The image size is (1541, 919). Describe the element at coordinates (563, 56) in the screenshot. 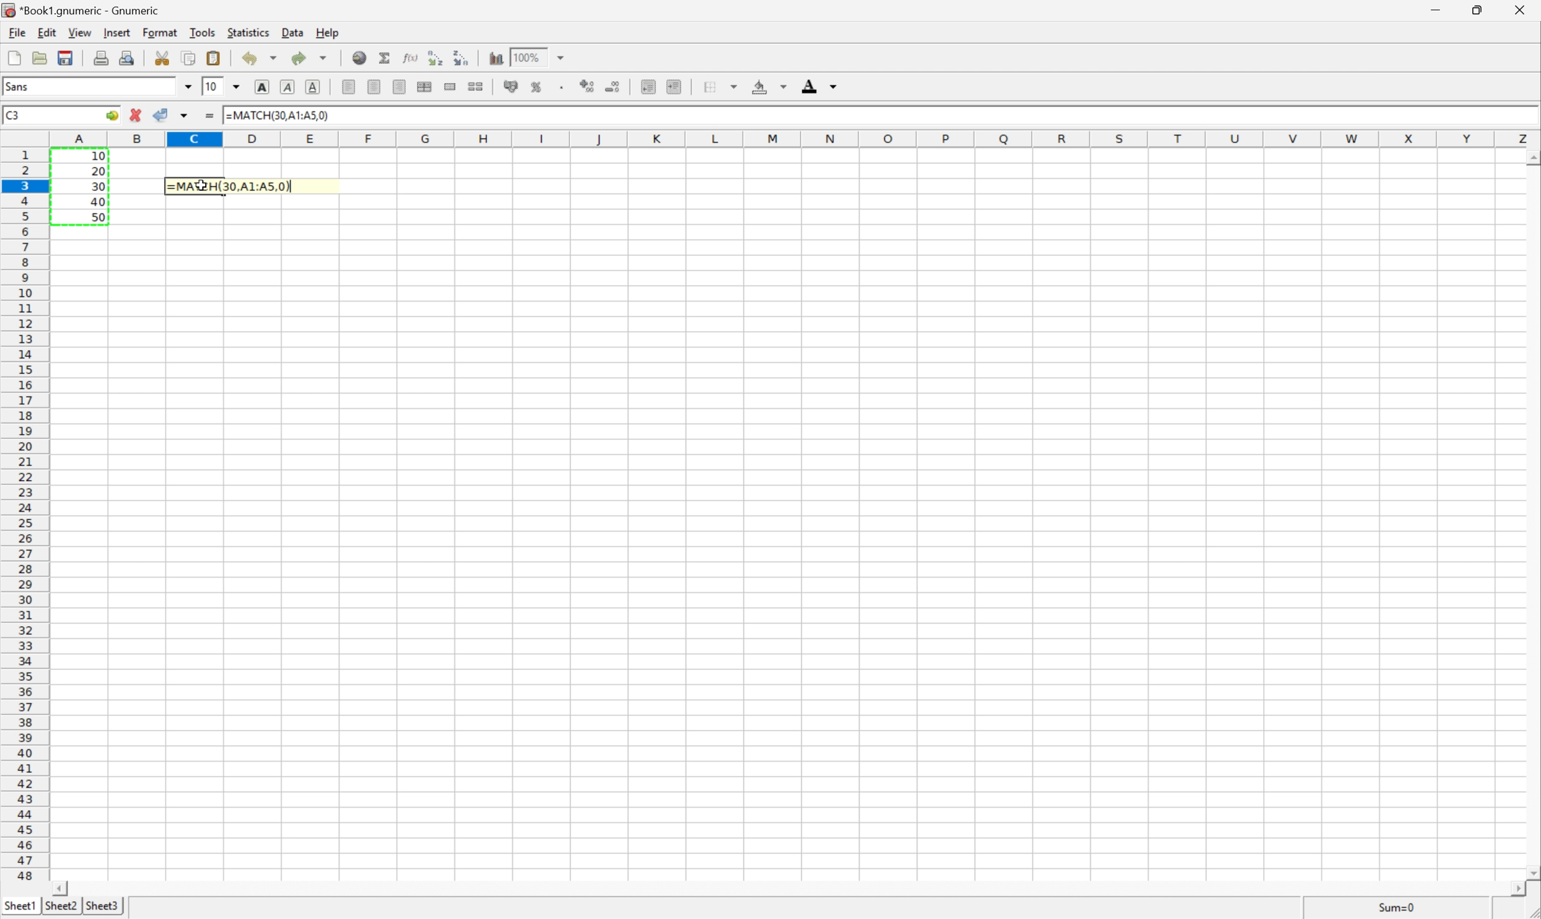

I see `Drop down` at that location.